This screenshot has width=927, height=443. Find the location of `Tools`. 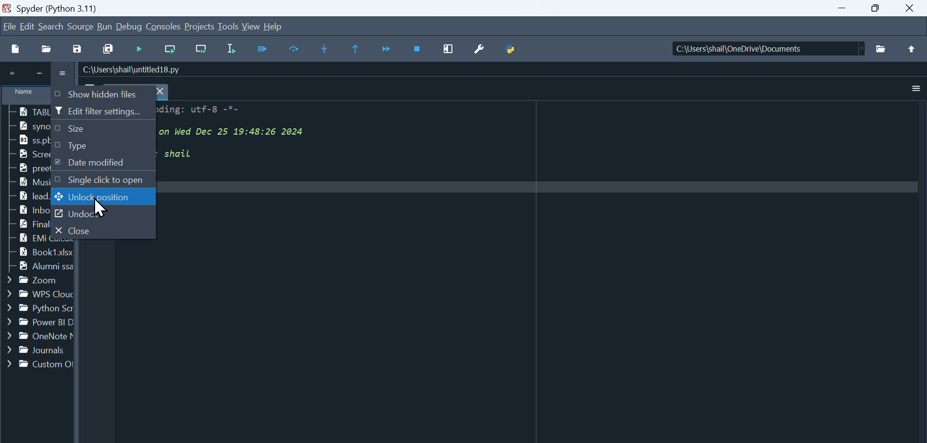

Tools is located at coordinates (229, 27).